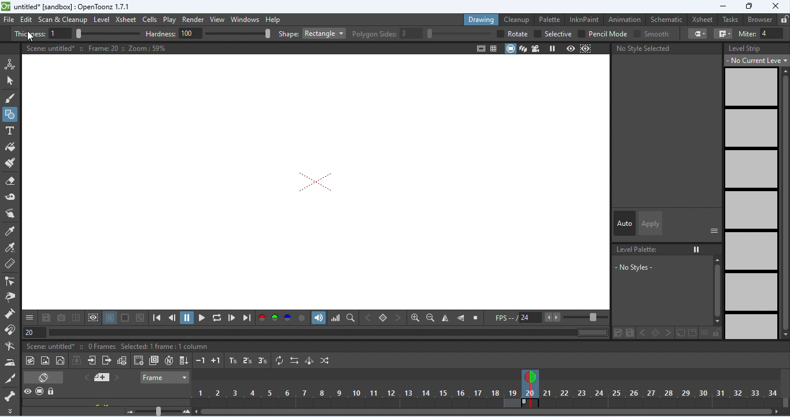  What do you see at coordinates (731, 20) in the screenshot?
I see `tasks` at bounding box center [731, 20].